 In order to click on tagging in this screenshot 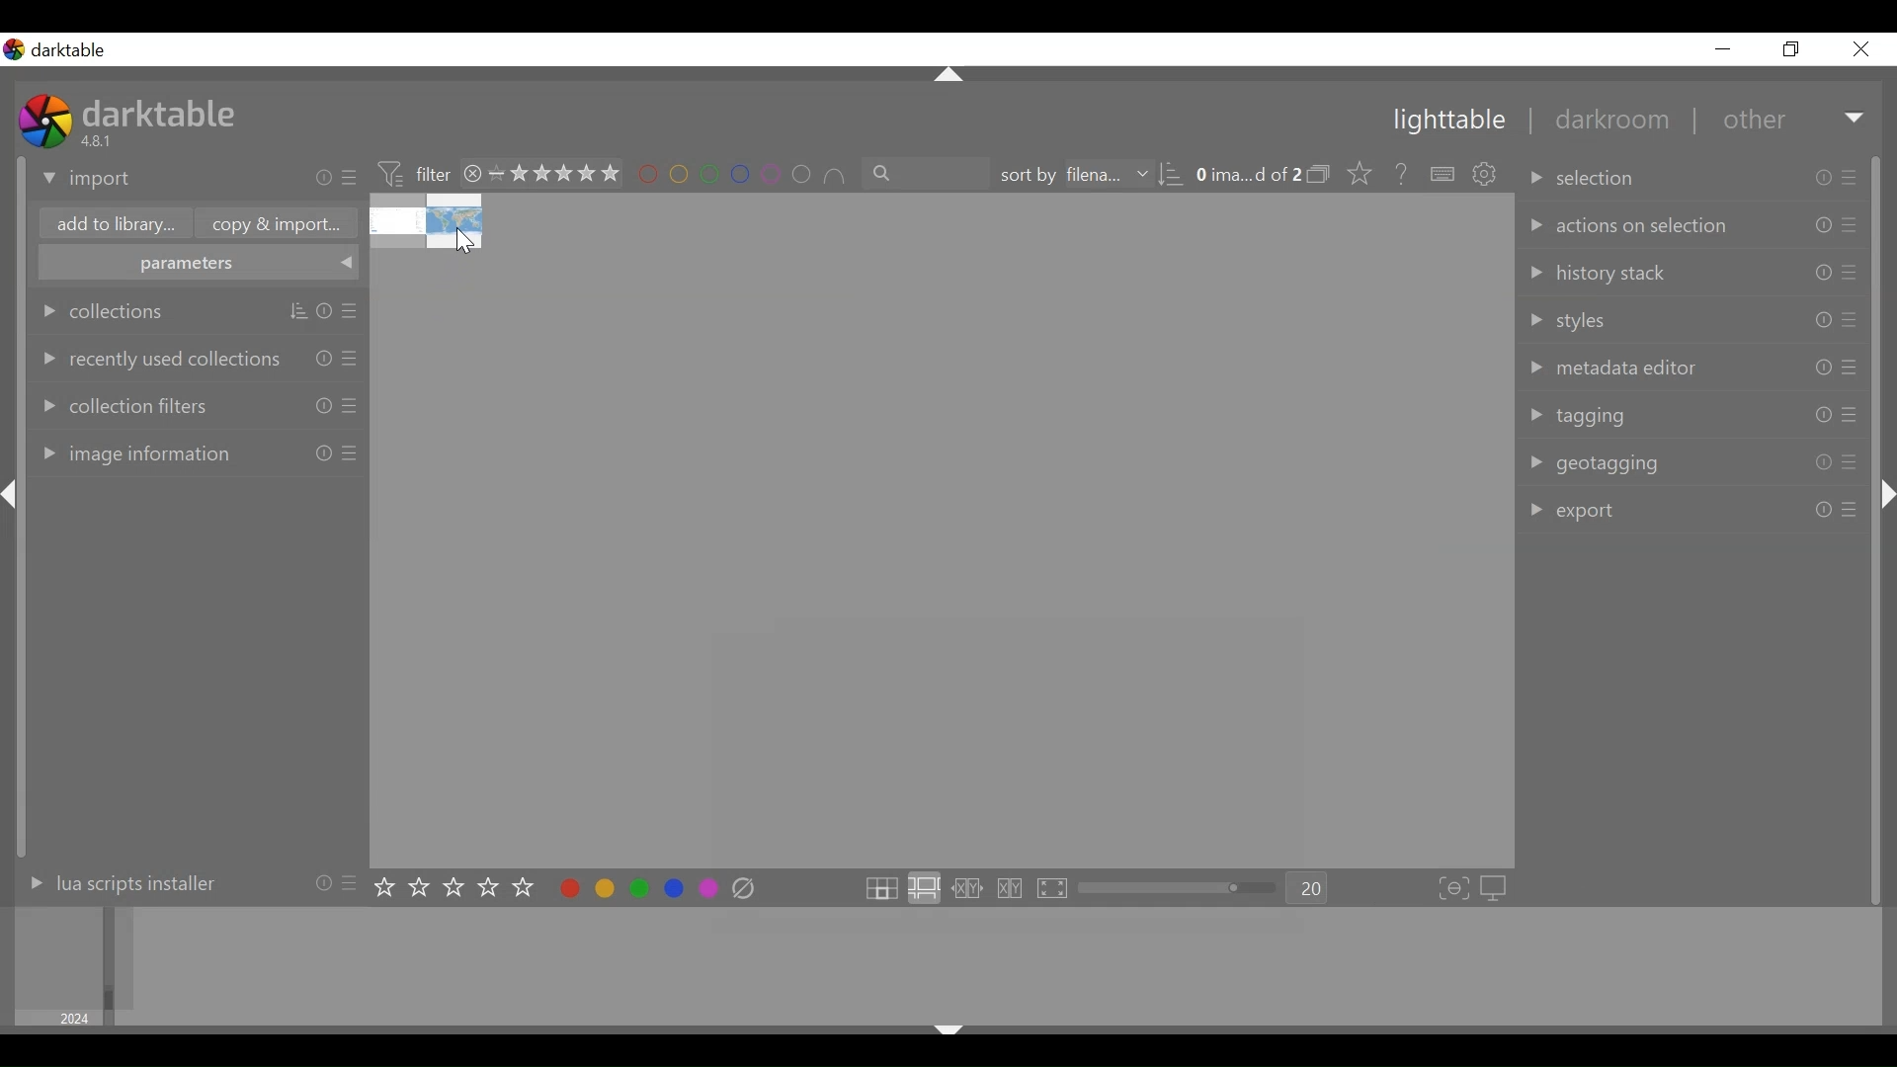, I will do `click(1638, 416)`.